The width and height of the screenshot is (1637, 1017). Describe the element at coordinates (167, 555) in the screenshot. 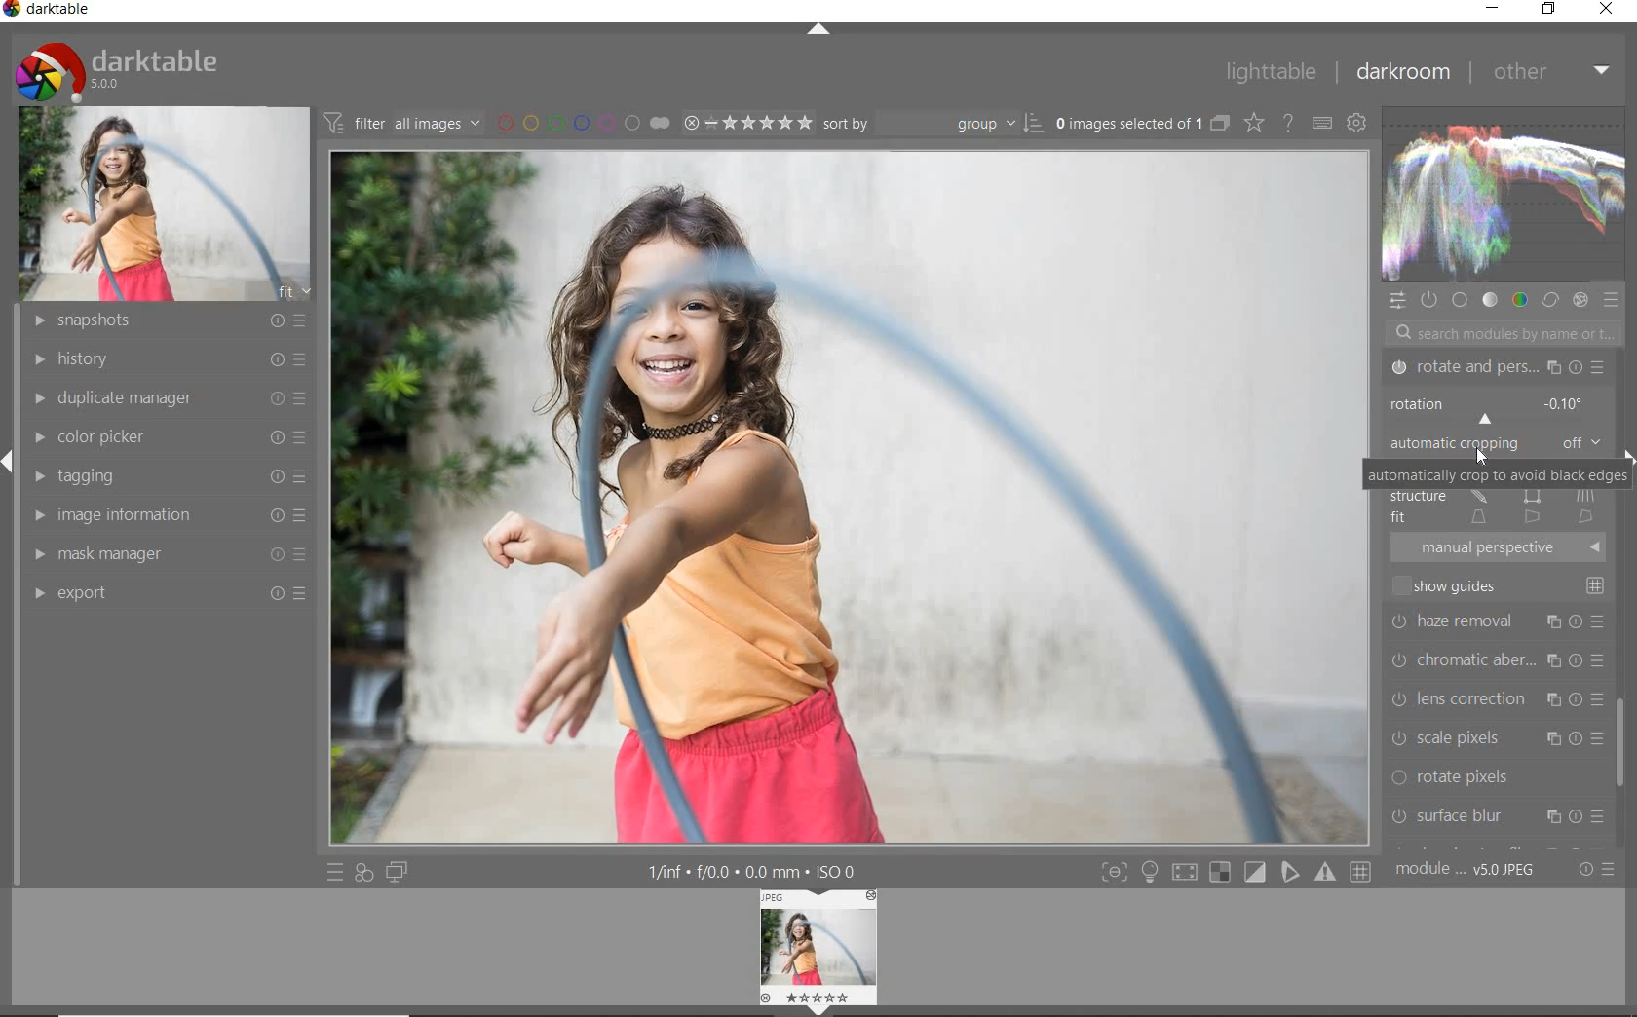

I see `mask manager` at that location.